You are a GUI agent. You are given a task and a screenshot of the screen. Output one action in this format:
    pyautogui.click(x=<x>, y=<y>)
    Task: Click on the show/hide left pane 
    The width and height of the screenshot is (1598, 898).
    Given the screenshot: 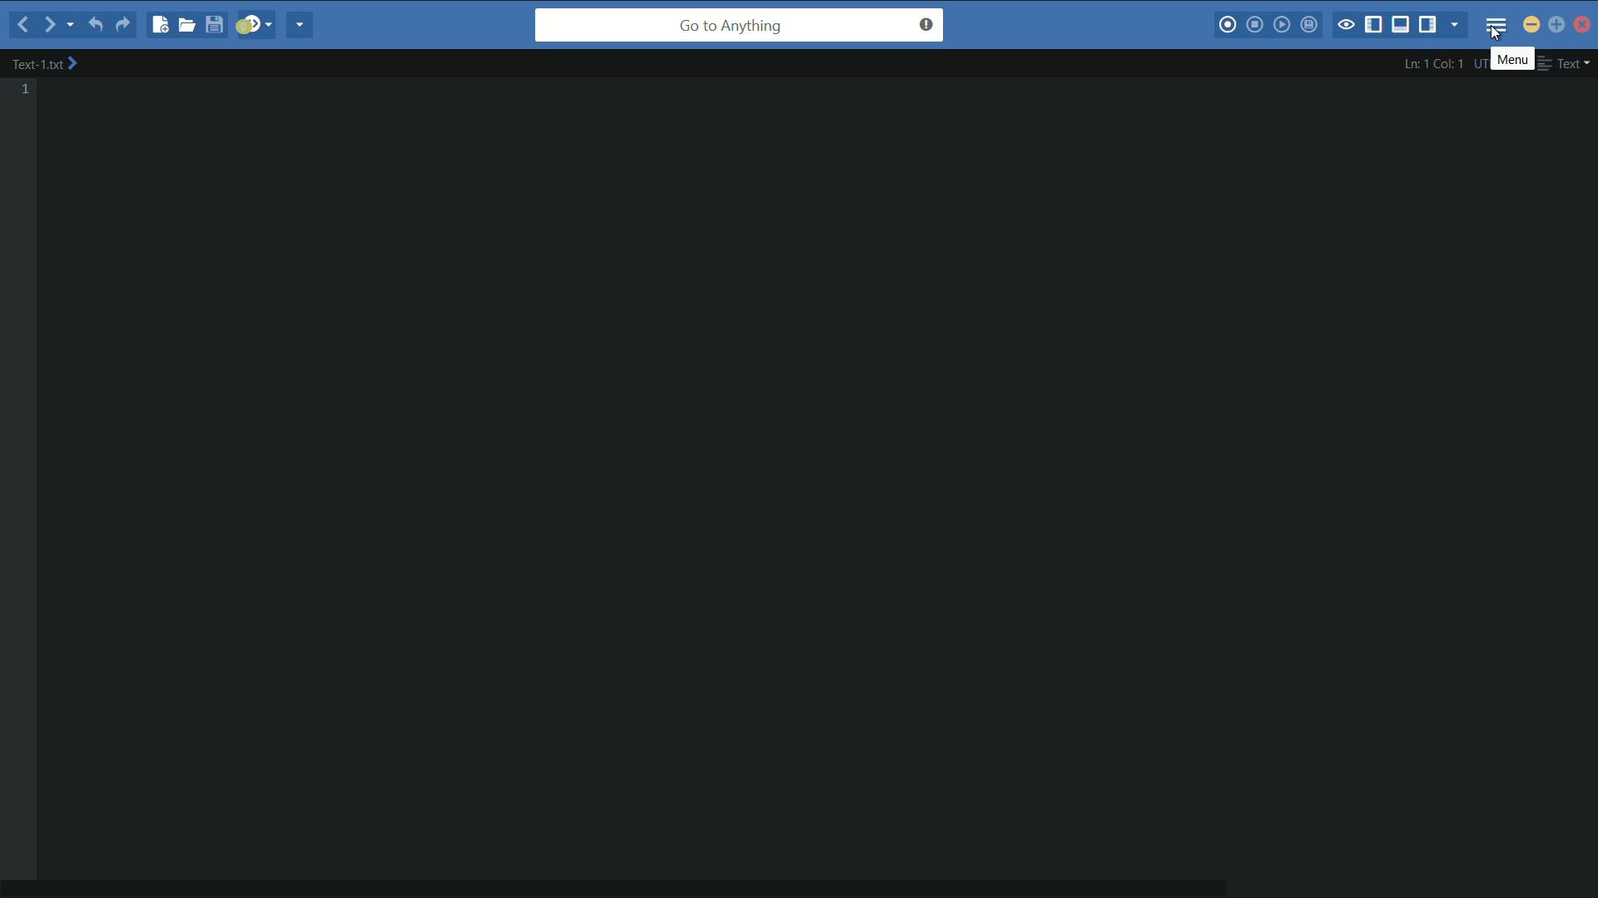 What is the action you would take?
    pyautogui.click(x=1374, y=23)
    